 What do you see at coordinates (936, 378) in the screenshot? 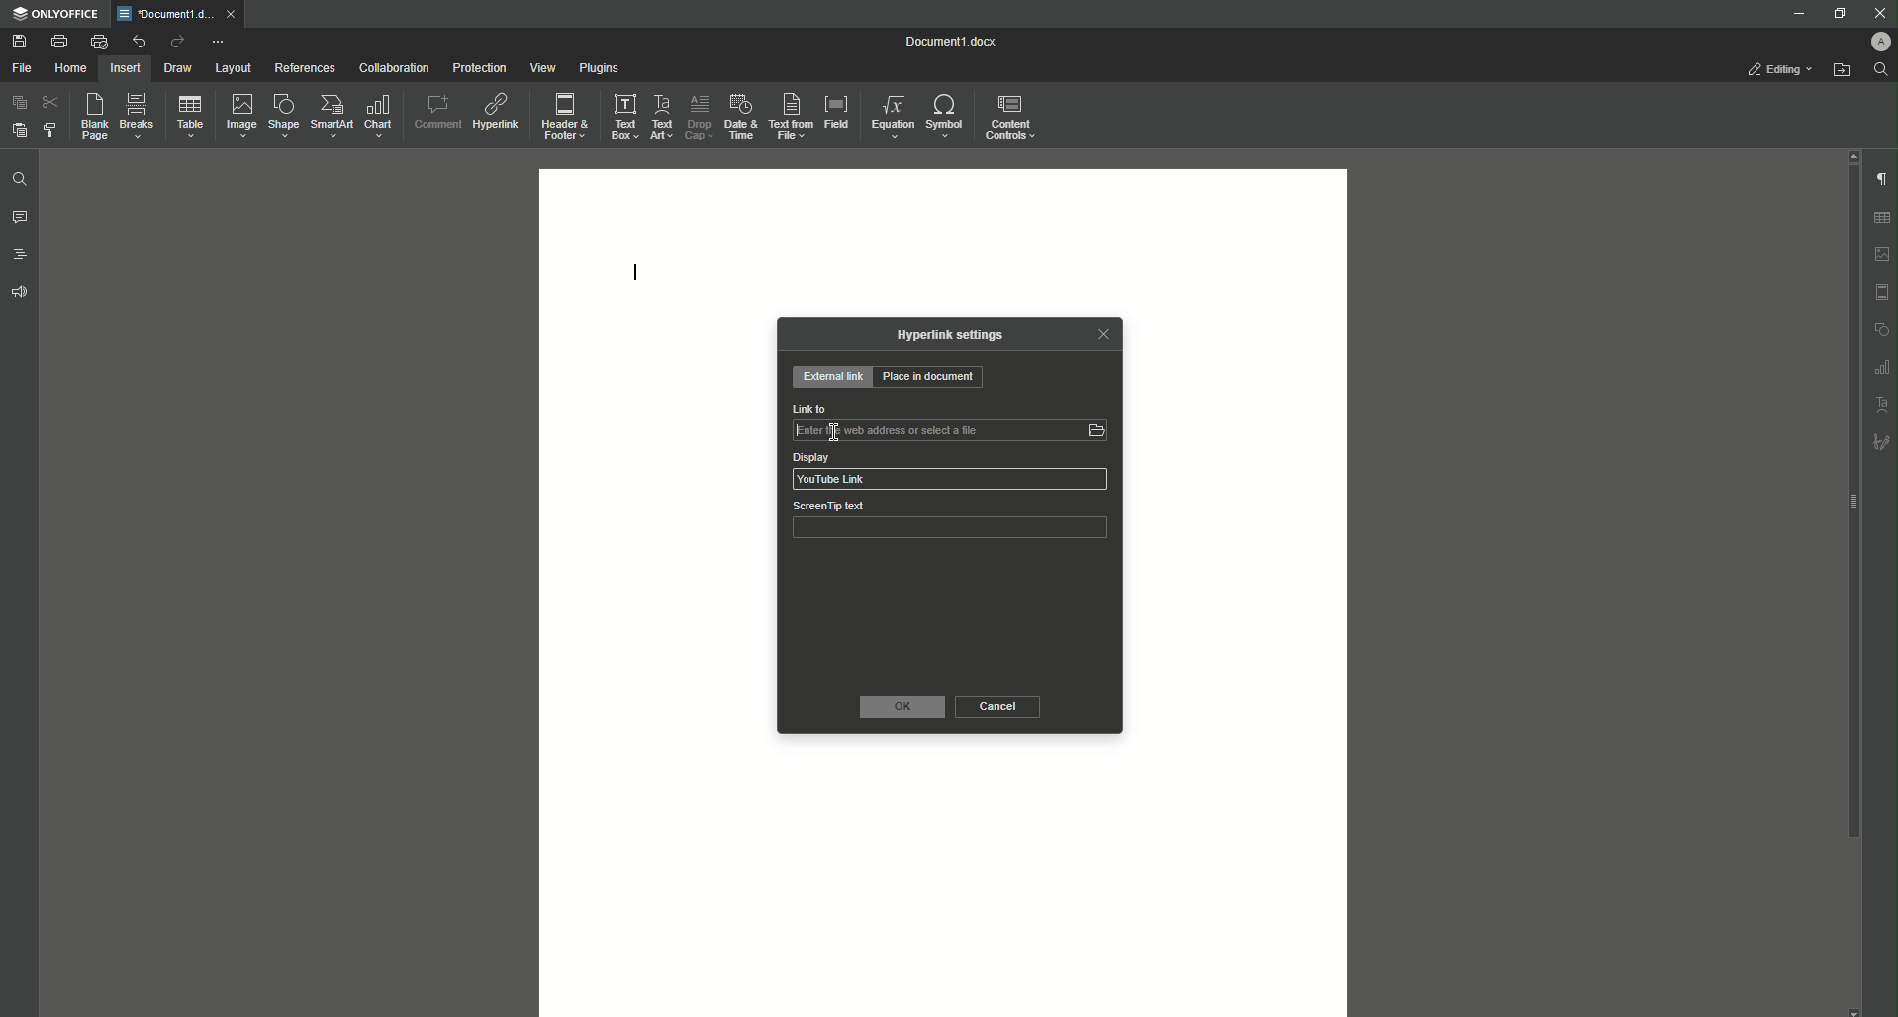
I see `Place in Document` at bounding box center [936, 378].